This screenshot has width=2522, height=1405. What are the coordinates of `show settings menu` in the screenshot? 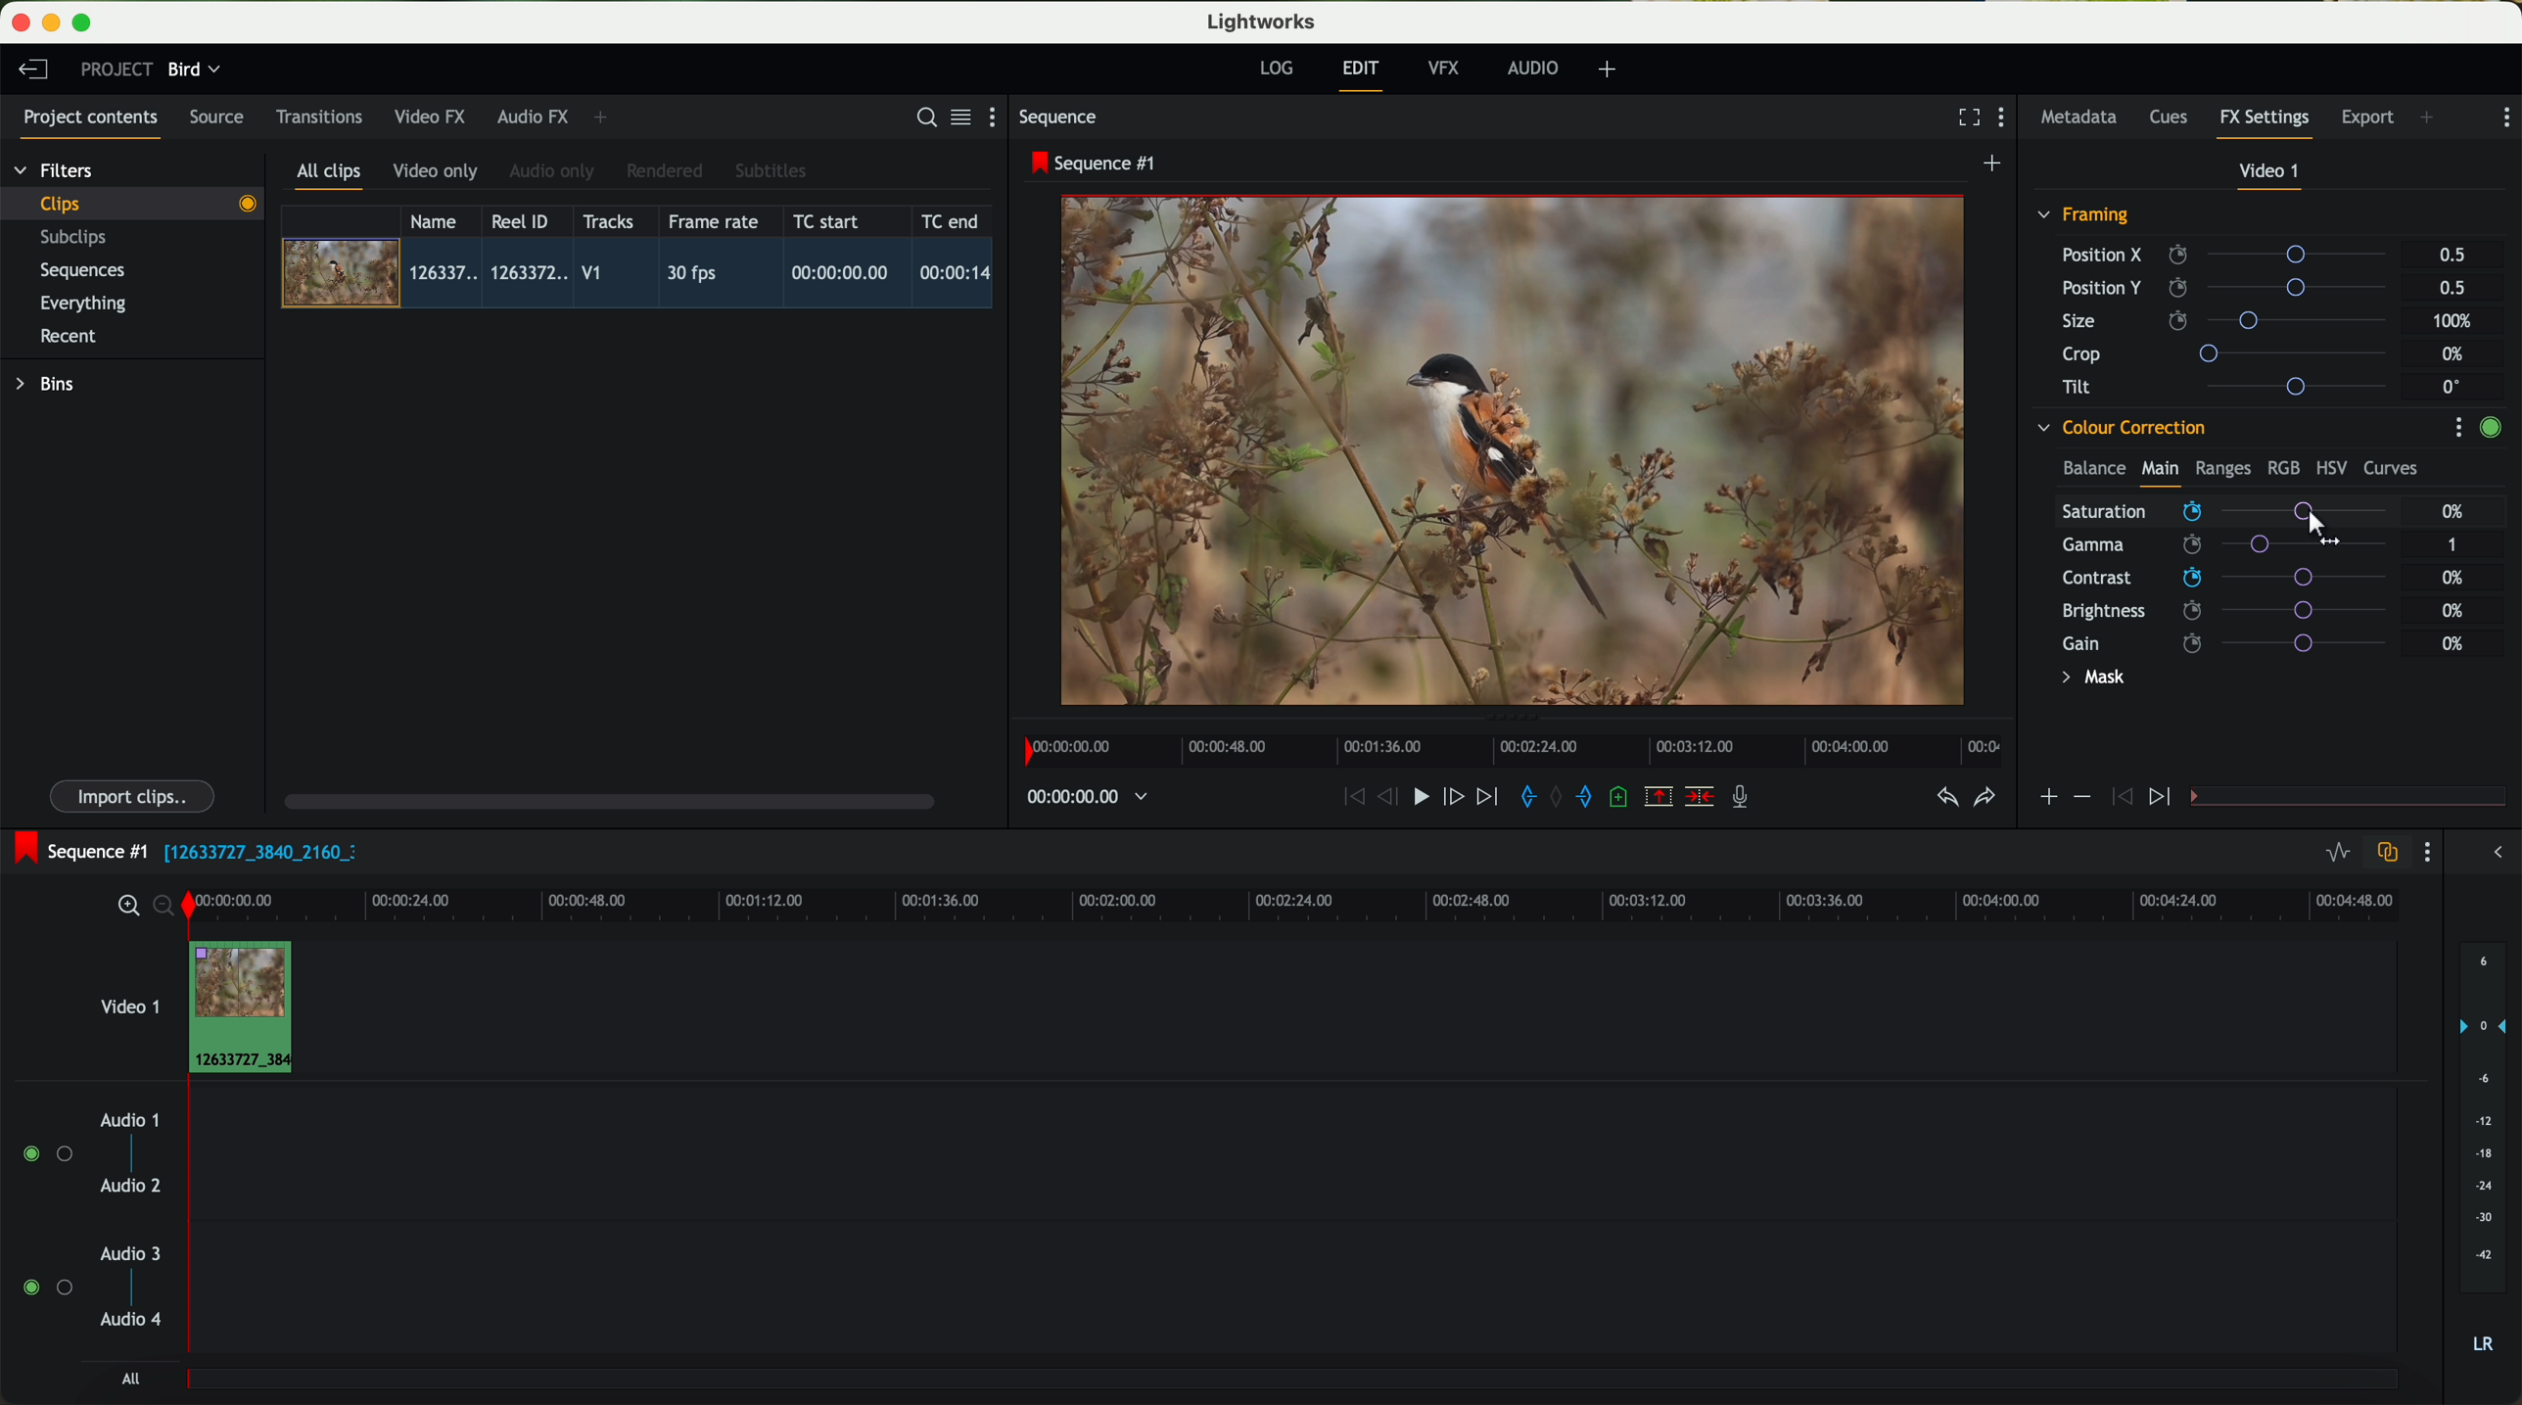 It's located at (2425, 852).